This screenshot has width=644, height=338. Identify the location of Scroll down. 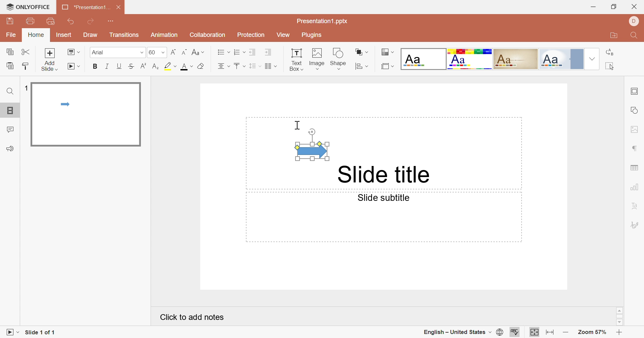
(620, 323).